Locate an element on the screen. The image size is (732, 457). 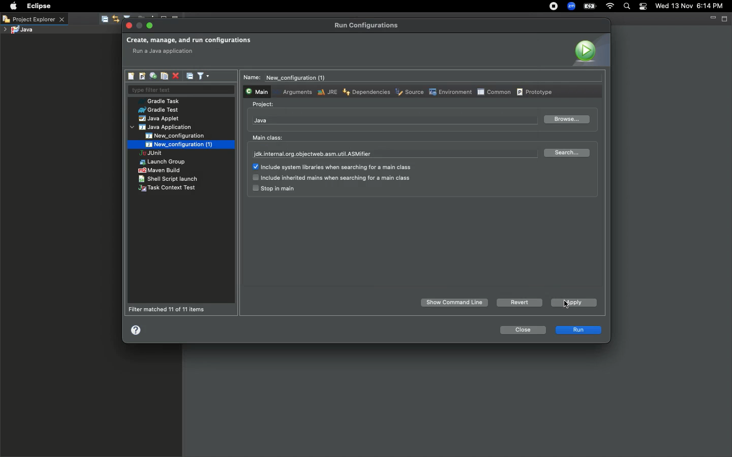
Icon is located at coordinates (590, 50).